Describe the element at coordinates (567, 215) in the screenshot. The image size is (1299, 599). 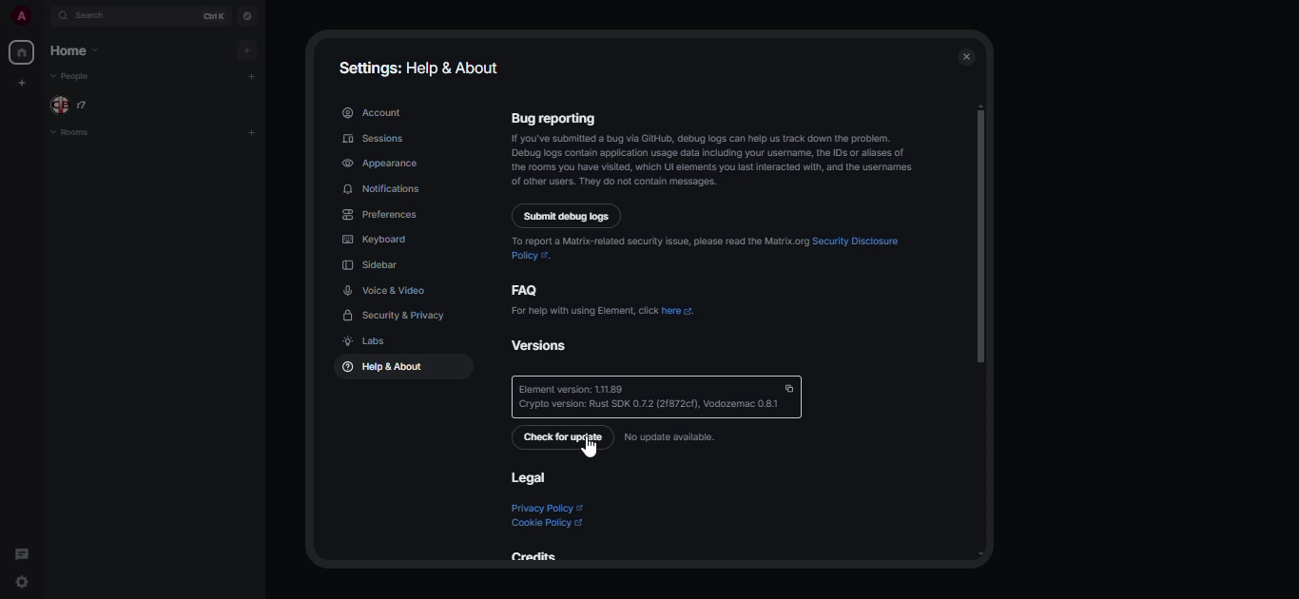
I see `submit debug logs` at that location.